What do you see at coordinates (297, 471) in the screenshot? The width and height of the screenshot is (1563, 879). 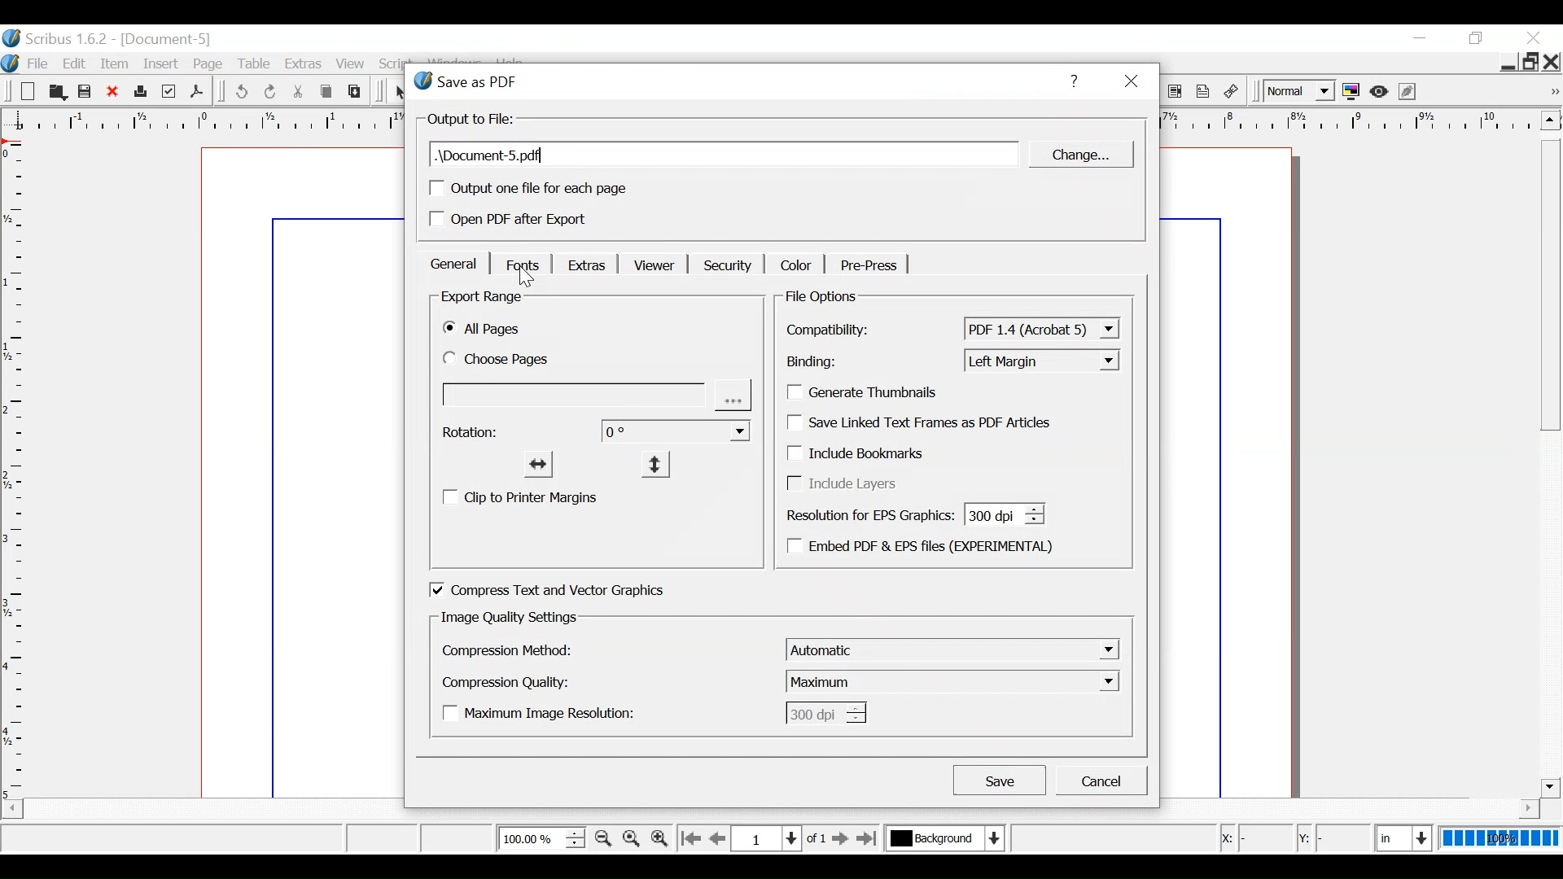 I see `Document` at bounding box center [297, 471].